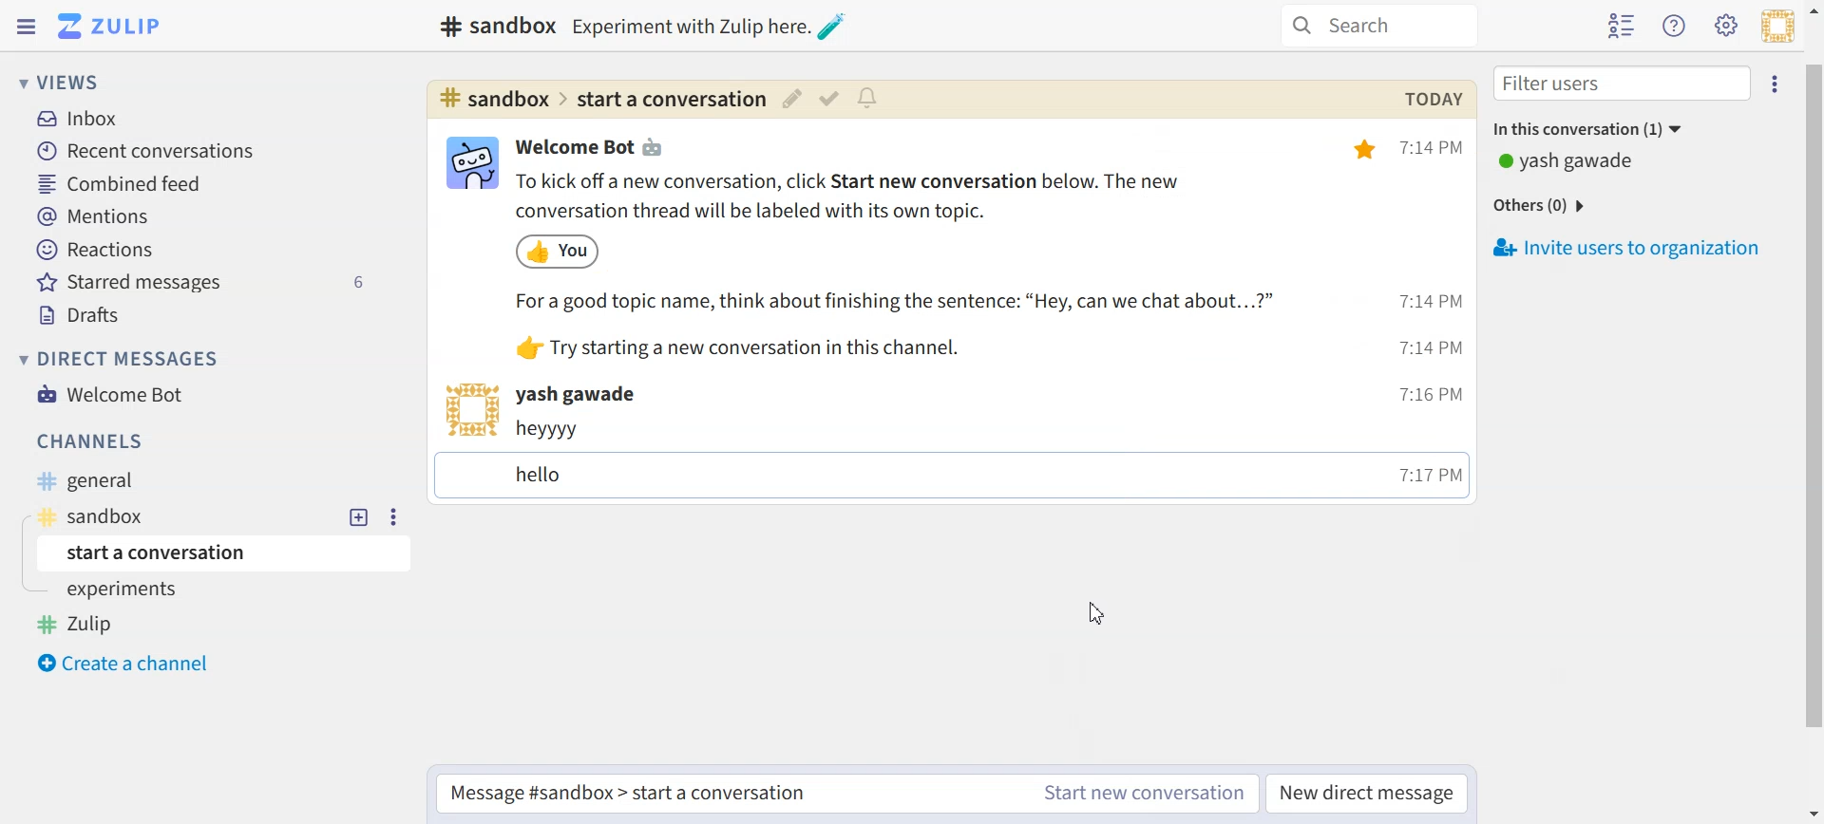 The width and height of the screenshot is (1824, 824). What do you see at coordinates (84, 313) in the screenshot?
I see `Drafts` at bounding box center [84, 313].